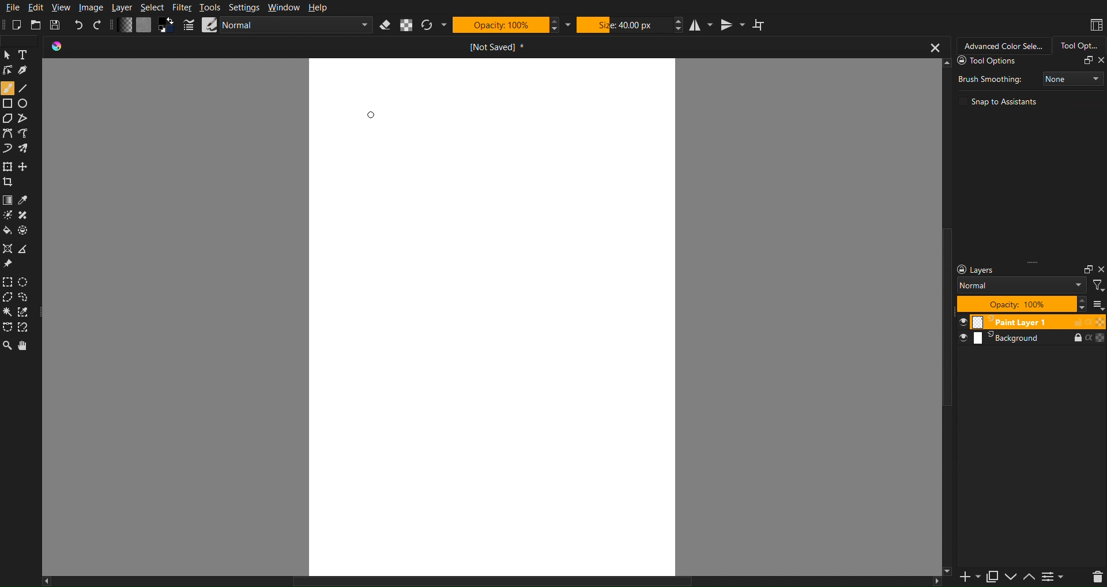  What do you see at coordinates (244, 7) in the screenshot?
I see `Settings` at bounding box center [244, 7].